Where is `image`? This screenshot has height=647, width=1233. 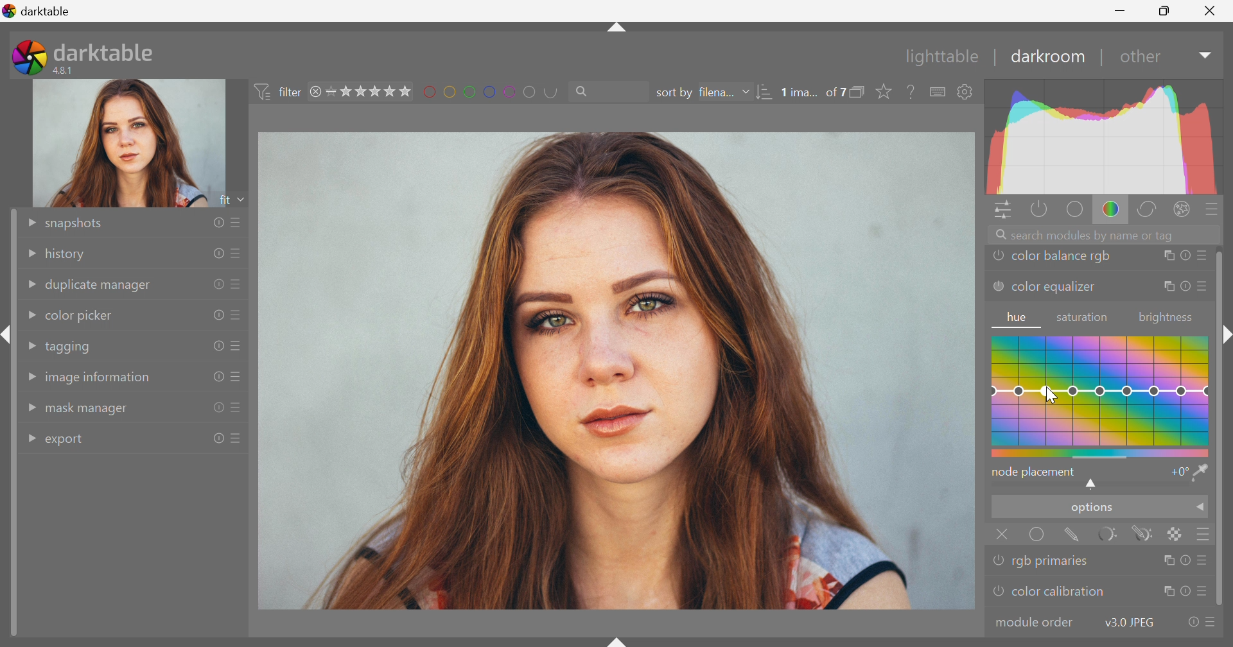 image is located at coordinates (130, 143).